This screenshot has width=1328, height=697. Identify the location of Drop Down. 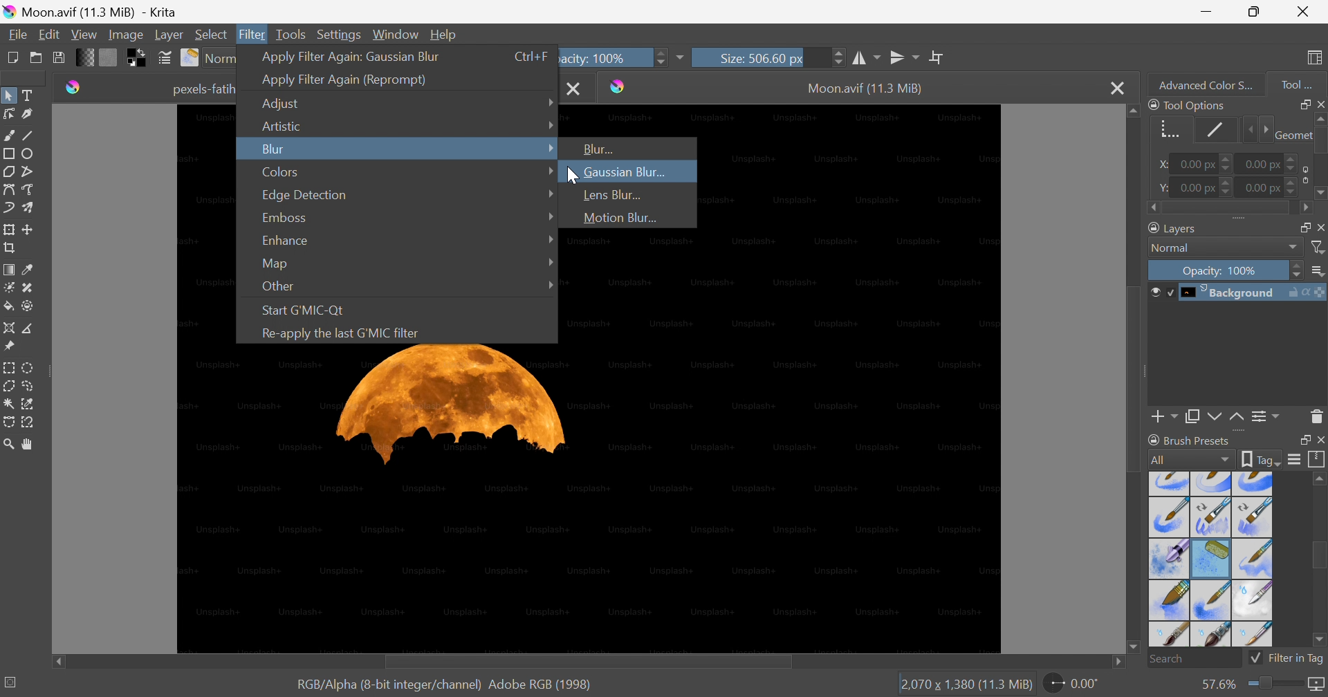
(550, 261).